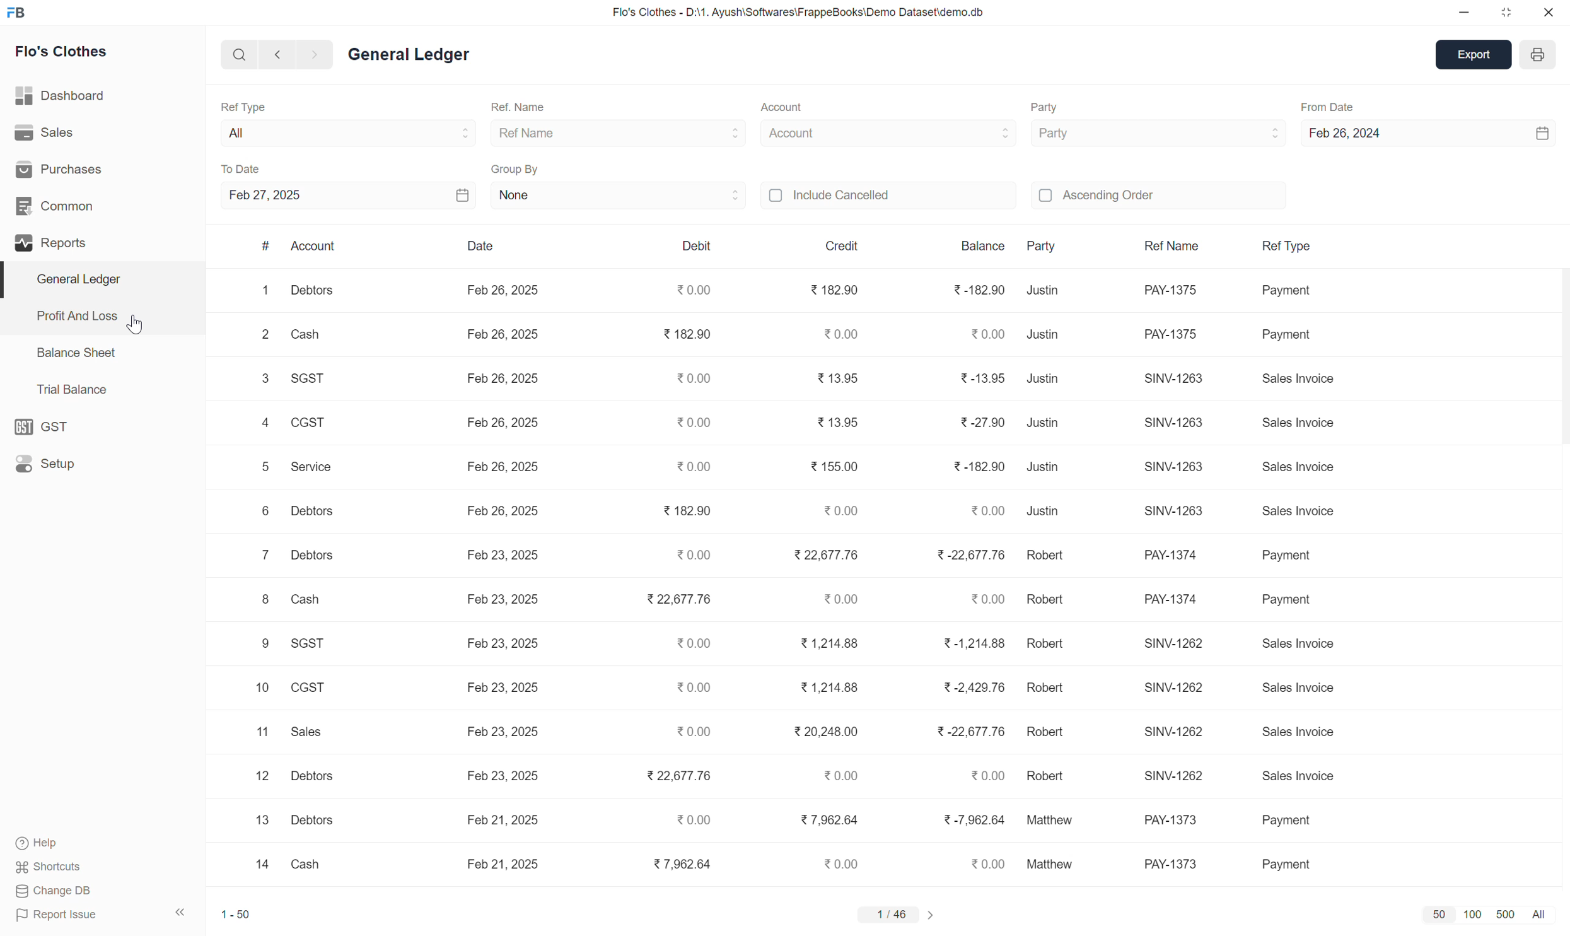 This screenshot has height=936, width=1570. Describe the element at coordinates (509, 645) in the screenshot. I see `Feb 23, 2025` at that location.